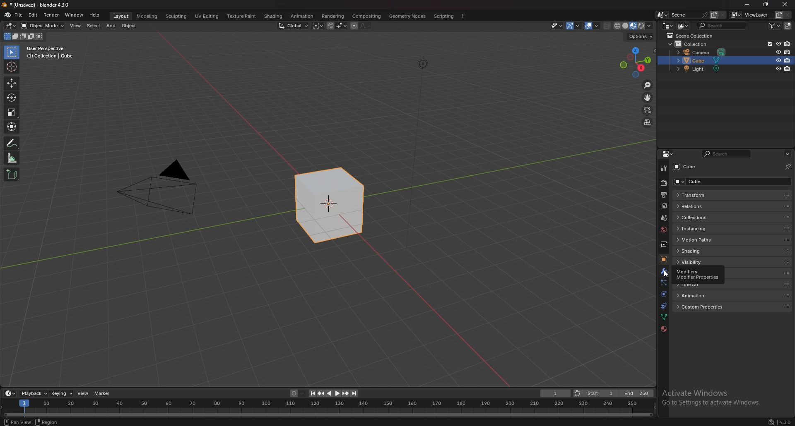 Image resolution: width=795 pixels, height=426 pixels. I want to click on display mode, so click(683, 25).